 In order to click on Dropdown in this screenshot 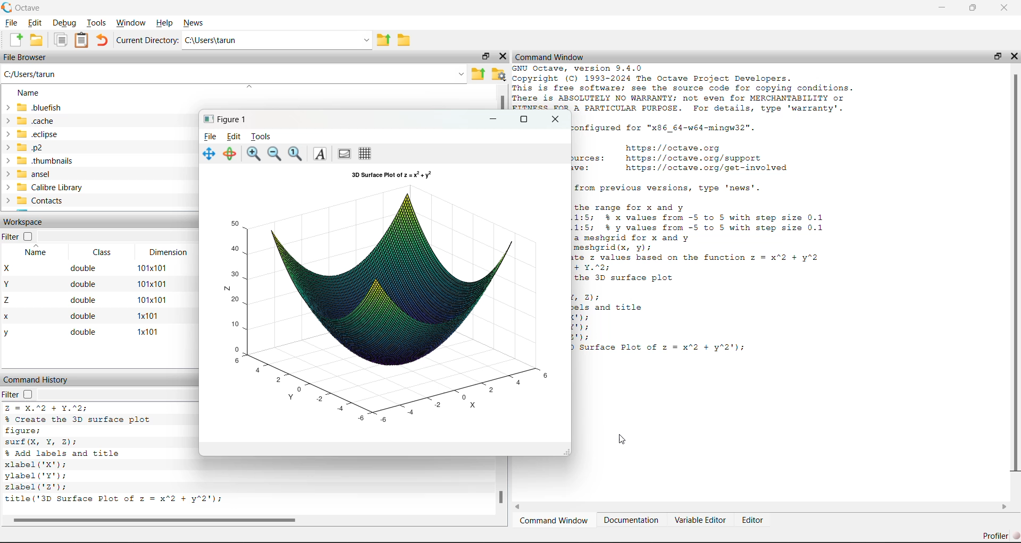, I will do `click(119, 235)`.